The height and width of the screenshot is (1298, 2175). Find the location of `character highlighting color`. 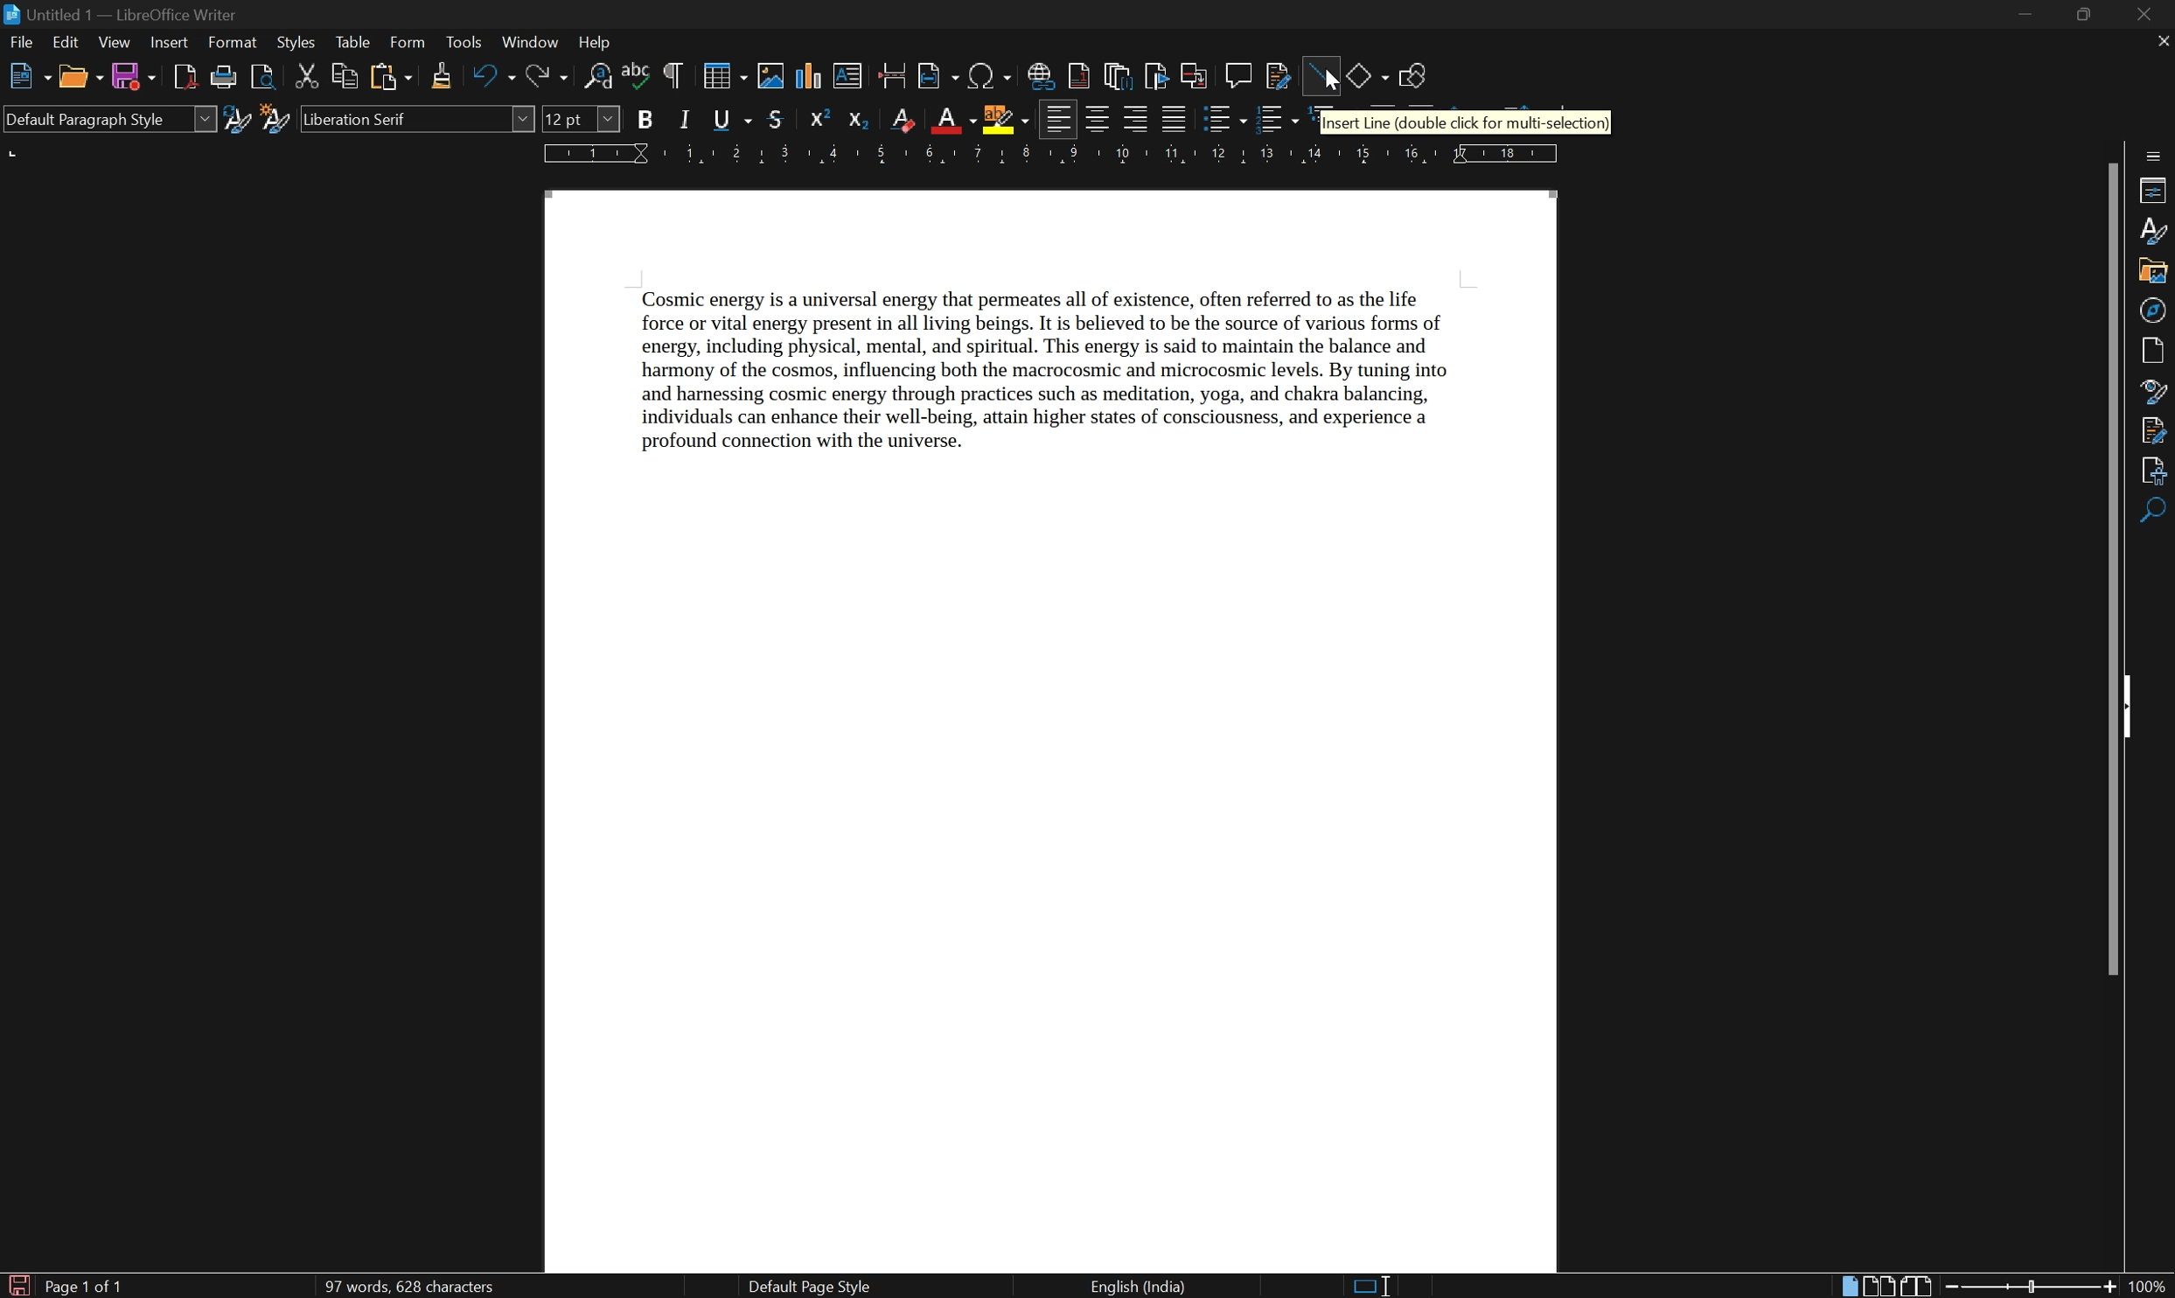

character highlighting color is located at coordinates (1007, 121).